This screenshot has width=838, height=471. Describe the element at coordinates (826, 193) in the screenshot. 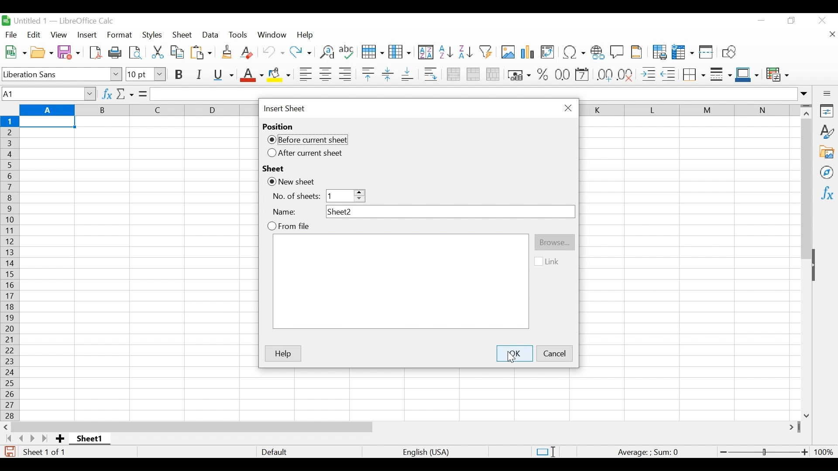

I see `Functions` at that location.